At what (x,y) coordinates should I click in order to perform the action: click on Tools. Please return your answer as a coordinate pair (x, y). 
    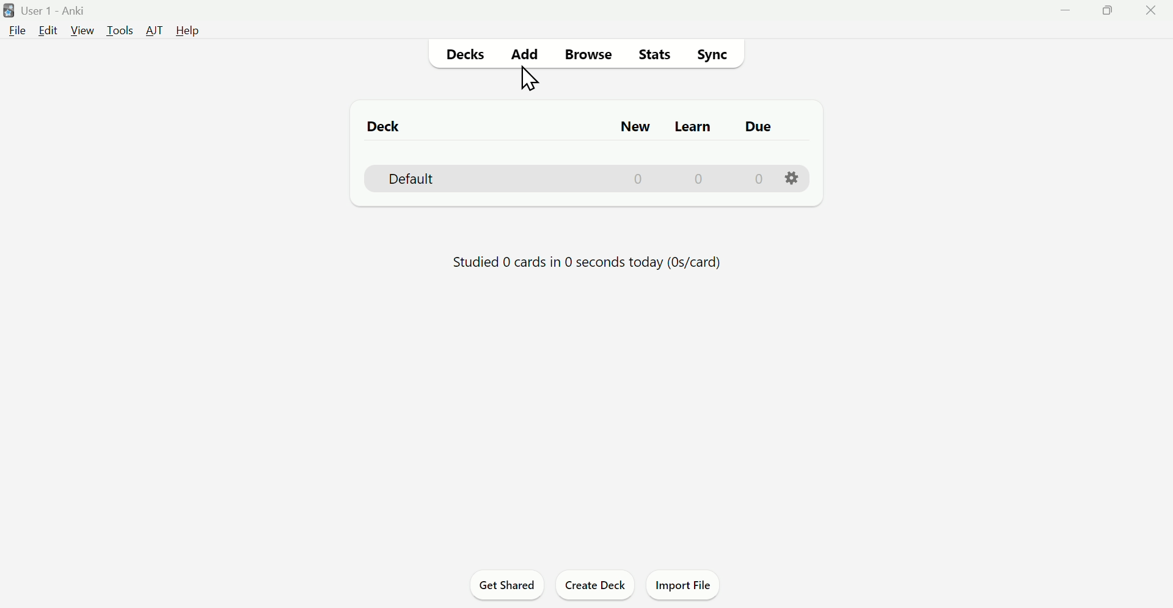
    Looking at the image, I should click on (119, 32).